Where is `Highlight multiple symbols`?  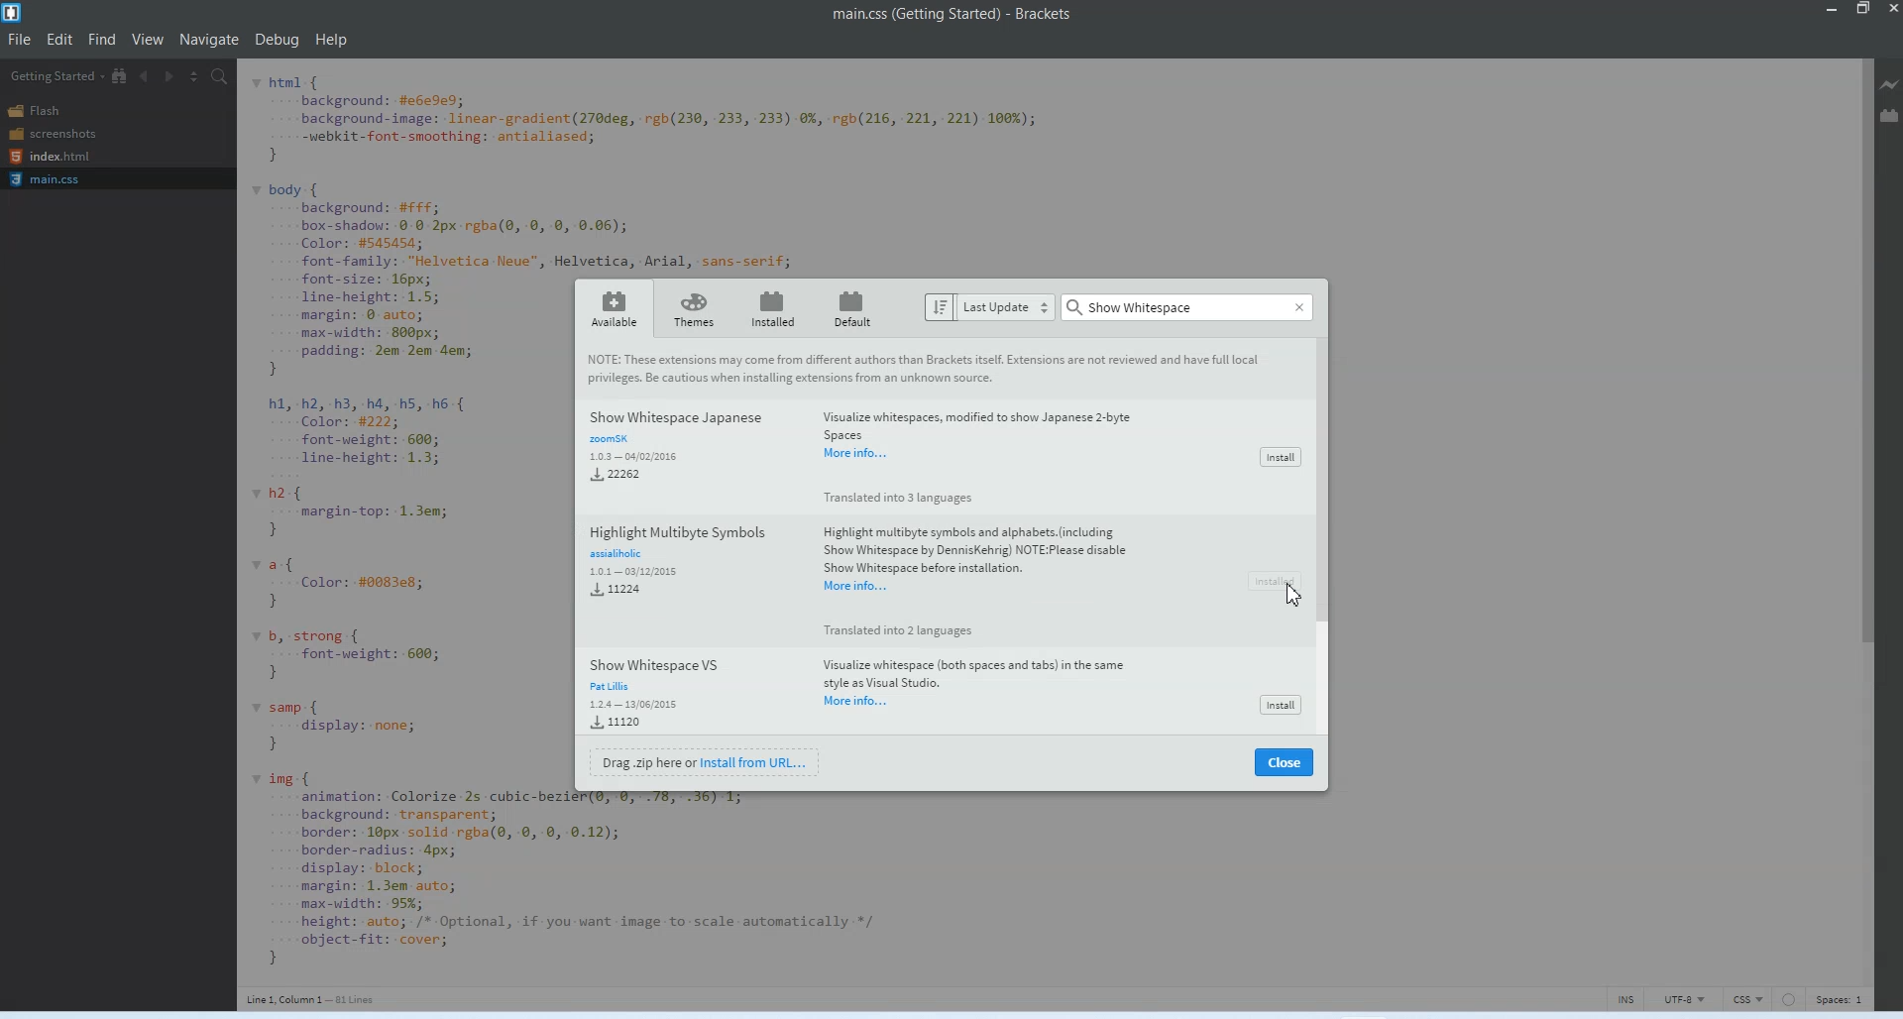 Highlight multiple symbols is located at coordinates (863, 556).